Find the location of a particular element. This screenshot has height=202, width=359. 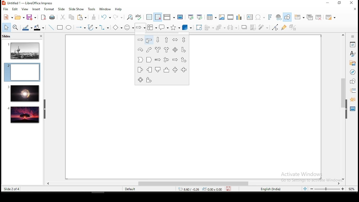

slide 2 is located at coordinates (22, 72).